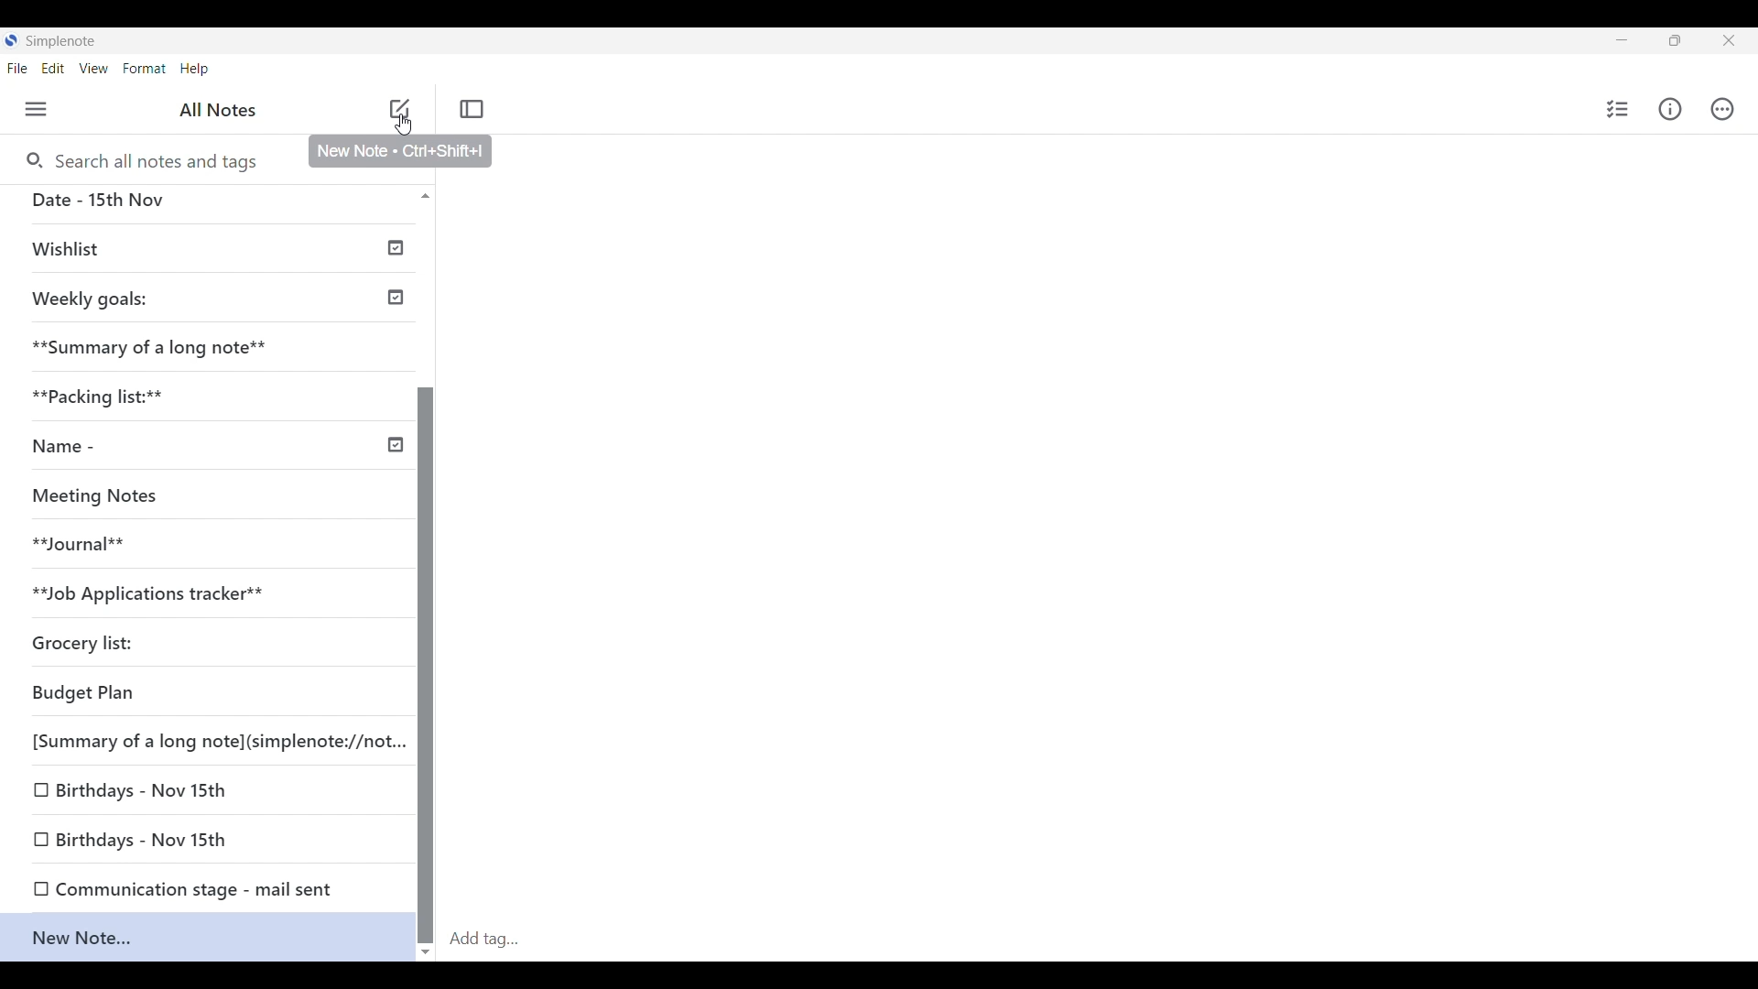 The width and height of the screenshot is (1758, 989). I want to click on Meeting Notes, so click(100, 495).